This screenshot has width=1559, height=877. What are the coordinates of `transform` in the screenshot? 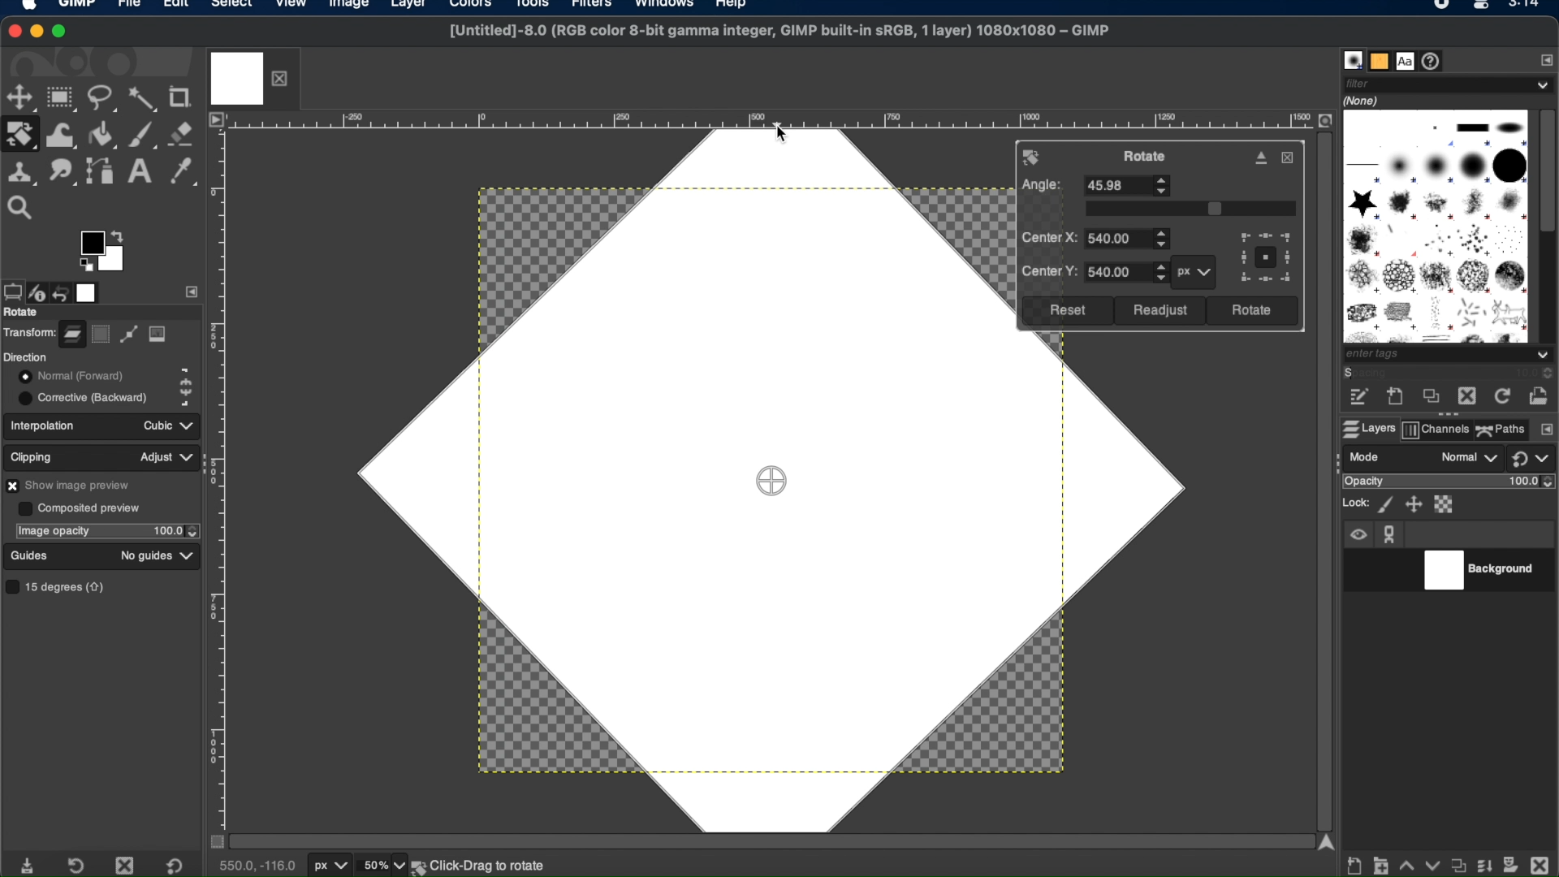 It's located at (28, 331).